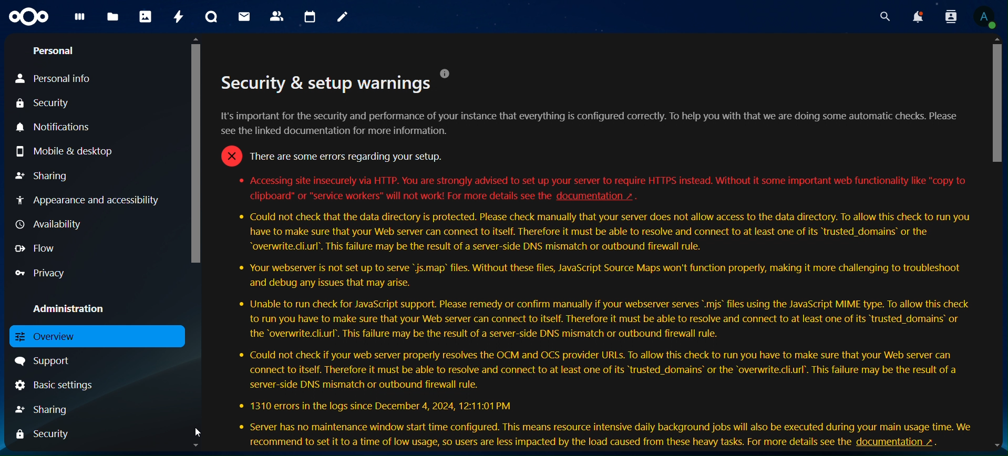 The height and width of the screenshot is (456, 1008). Describe the element at coordinates (996, 243) in the screenshot. I see `scrollbar` at that location.